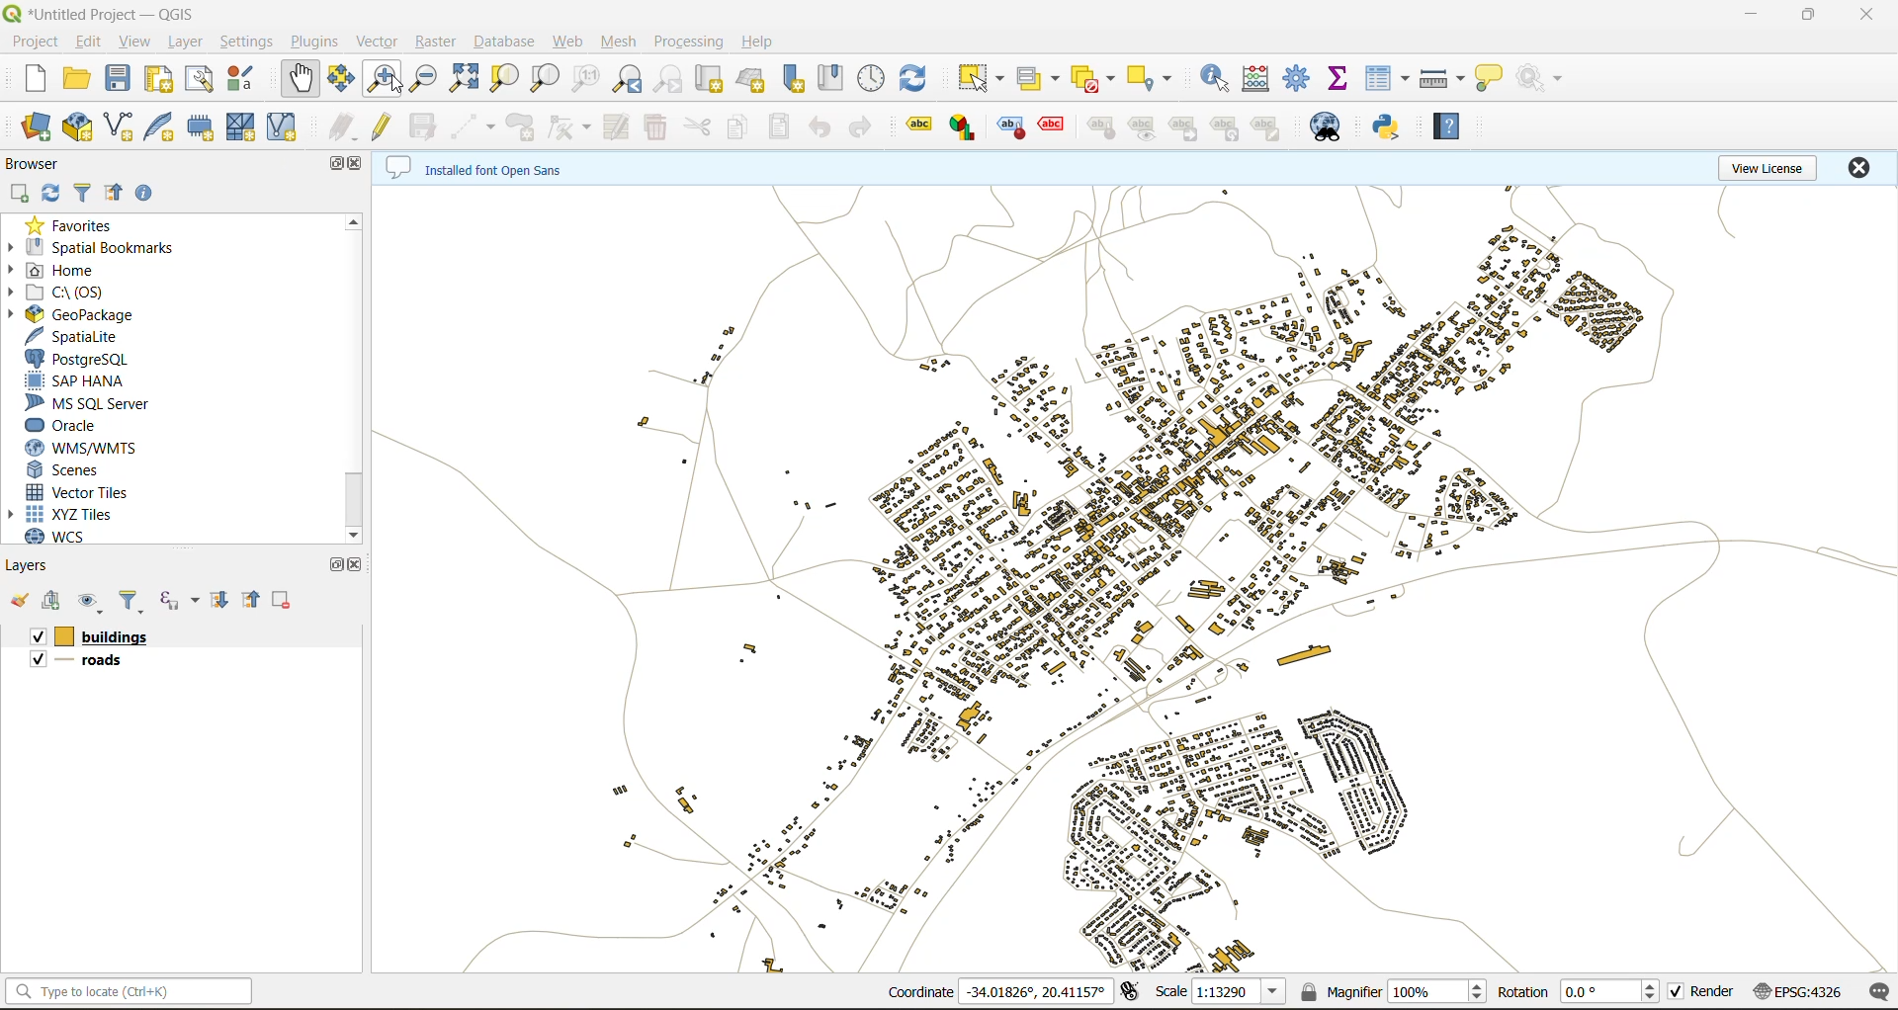 The width and height of the screenshot is (1898, 1010). I want to click on add polygon, so click(523, 129).